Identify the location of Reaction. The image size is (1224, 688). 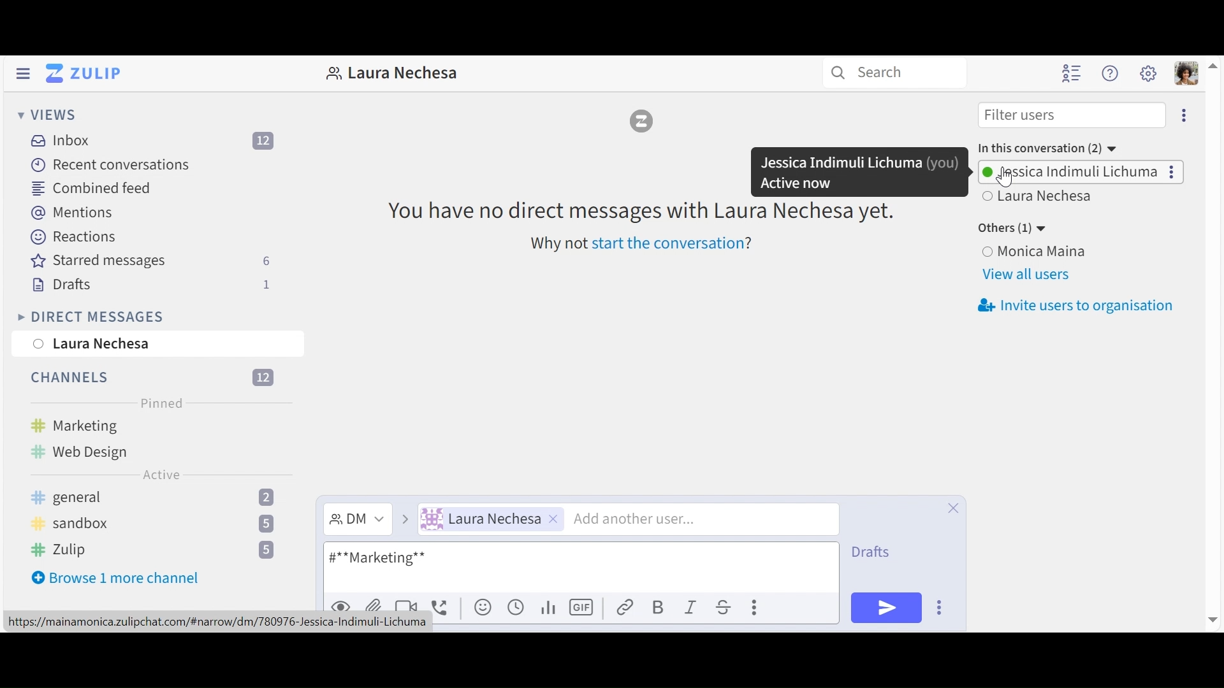
(73, 236).